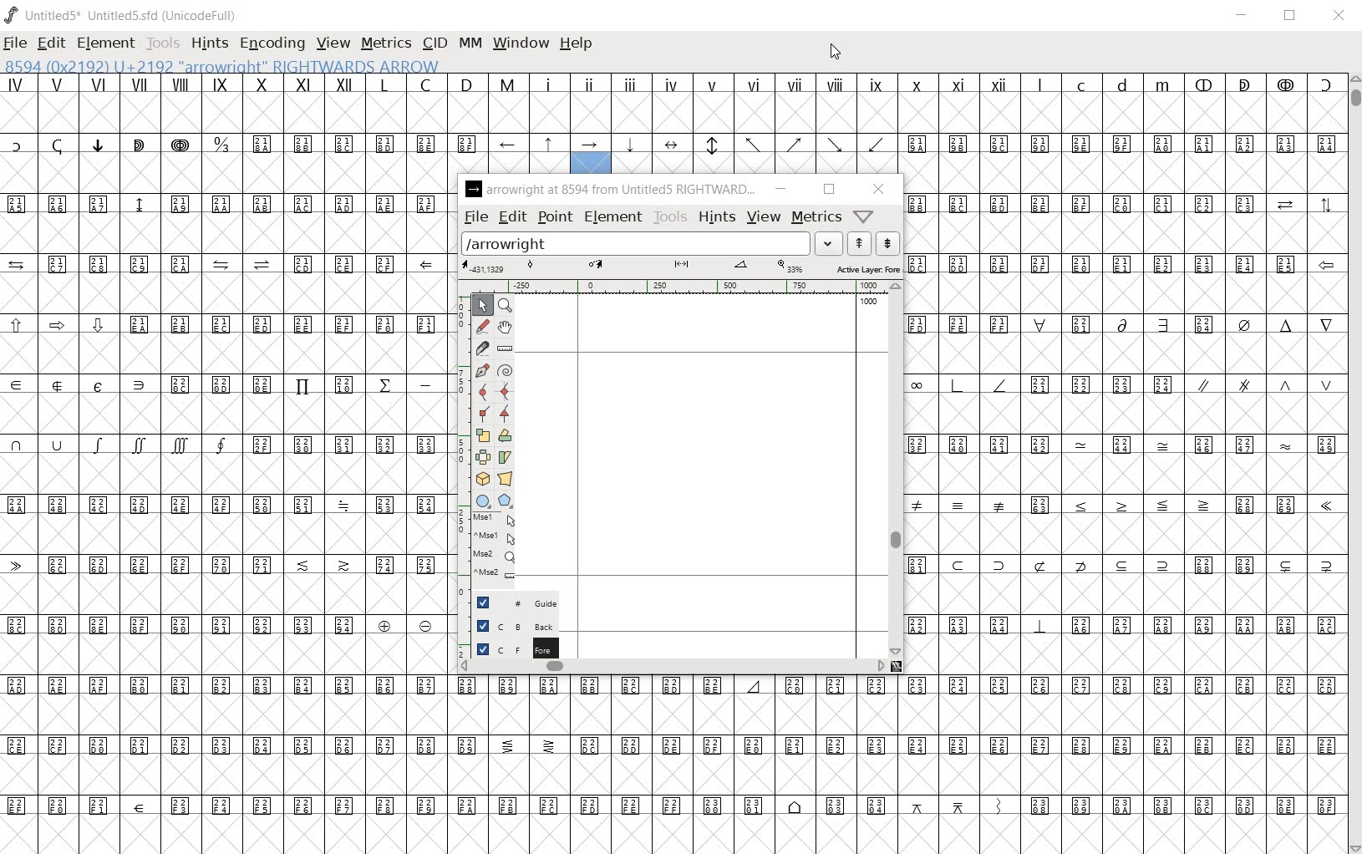  What do you see at coordinates (532, 101) in the screenshot?
I see `gylph characters` at bounding box center [532, 101].